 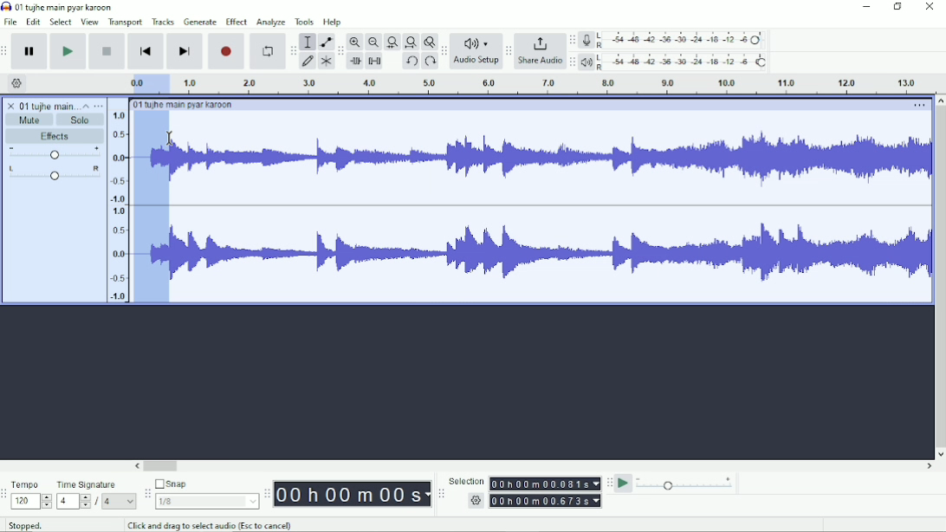 What do you see at coordinates (429, 42) in the screenshot?
I see `Zoom toggle` at bounding box center [429, 42].